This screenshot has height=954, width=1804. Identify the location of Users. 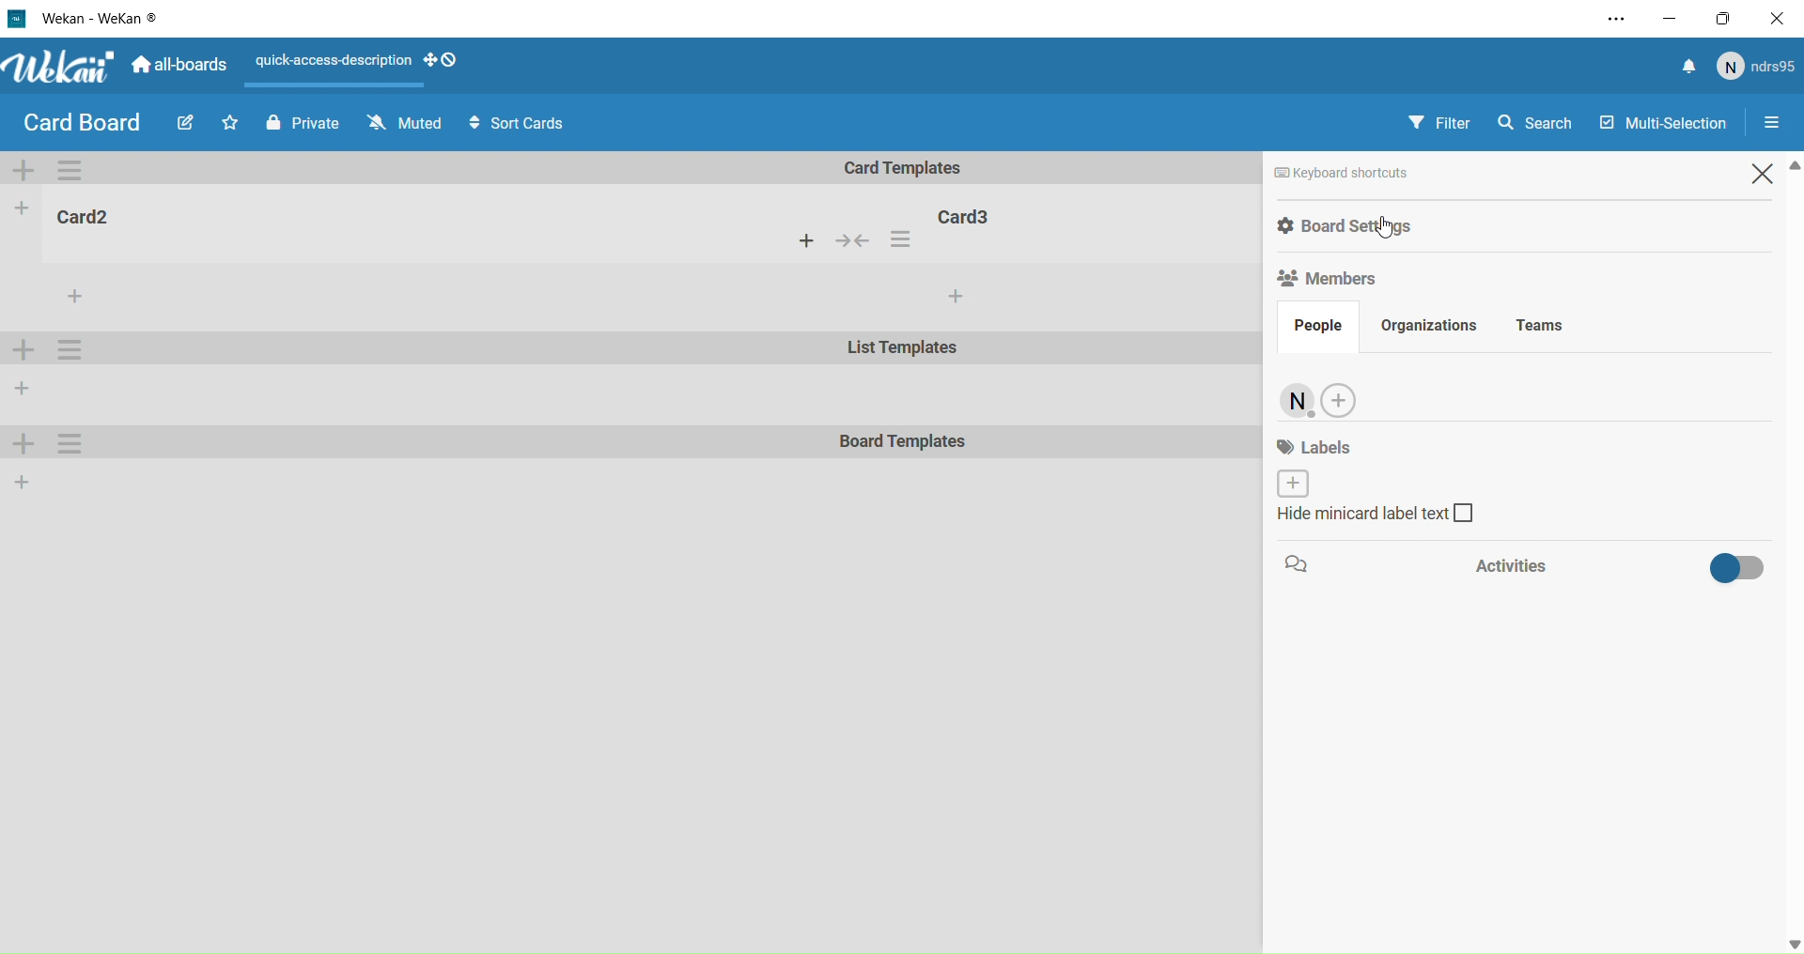
(1760, 68).